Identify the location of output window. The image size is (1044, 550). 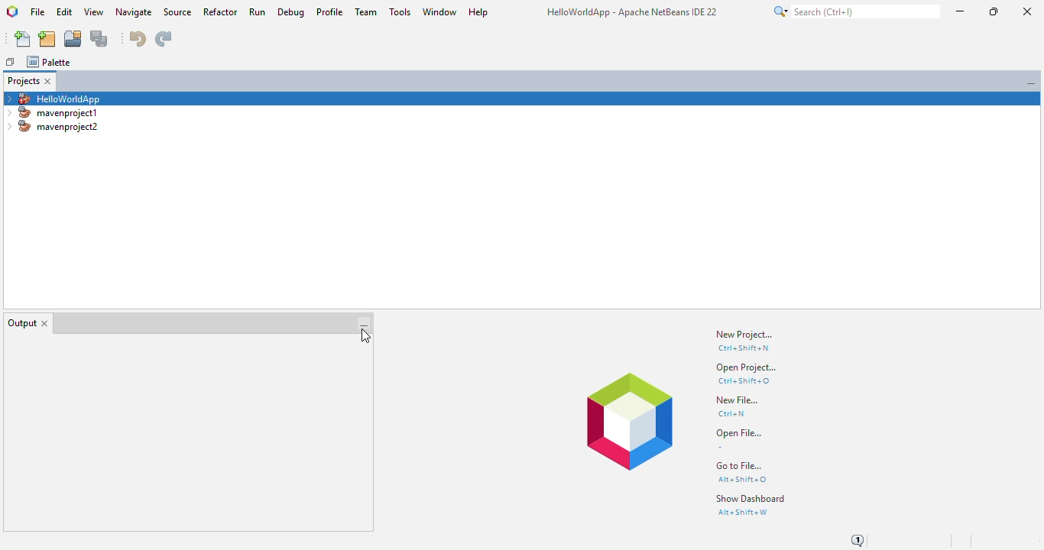
(177, 433).